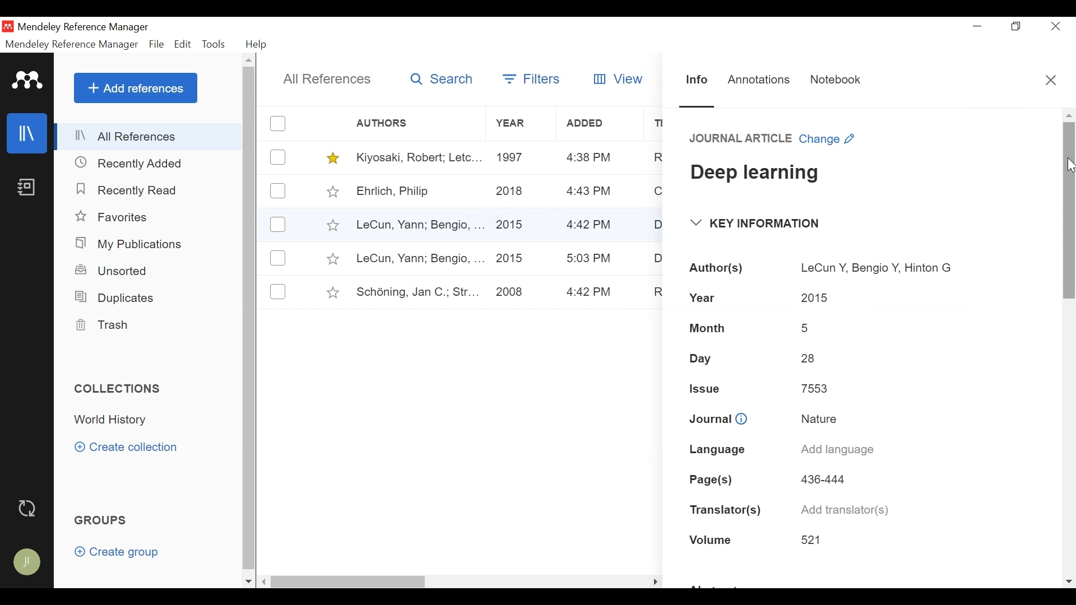 The width and height of the screenshot is (1076, 605). I want to click on 4:43 PM, so click(590, 192).